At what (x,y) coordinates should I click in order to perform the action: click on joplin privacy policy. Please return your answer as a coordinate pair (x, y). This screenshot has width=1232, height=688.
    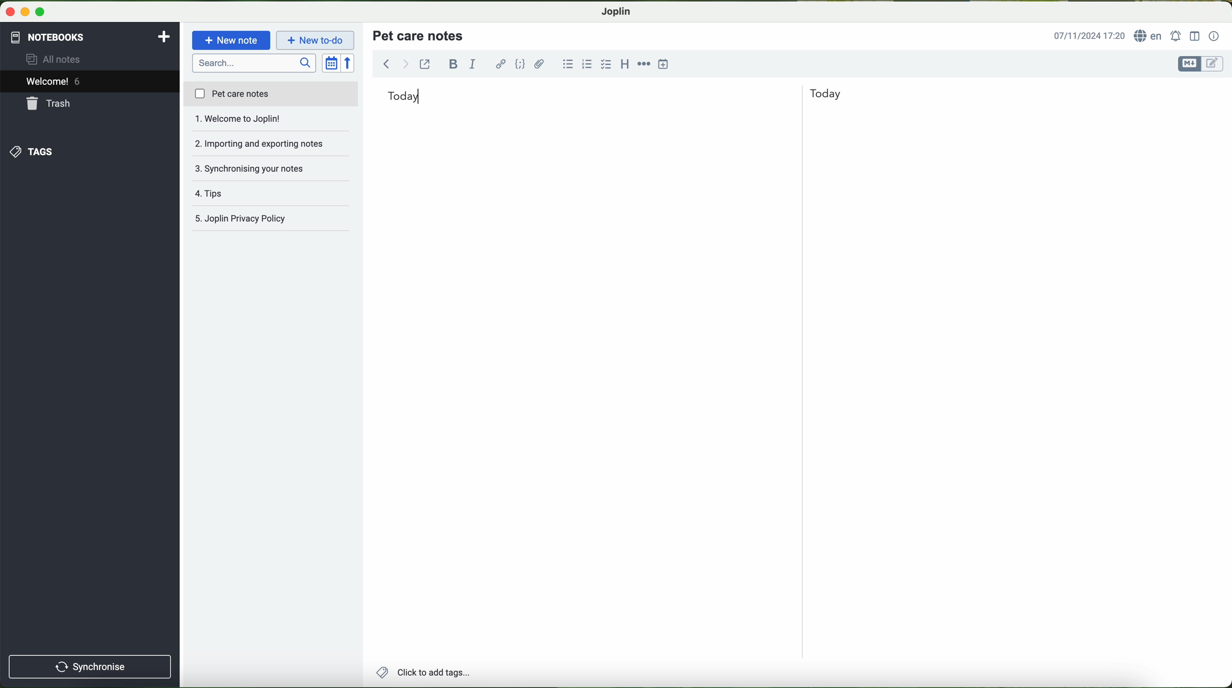
    Looking at the image, I should click on (266, 220).